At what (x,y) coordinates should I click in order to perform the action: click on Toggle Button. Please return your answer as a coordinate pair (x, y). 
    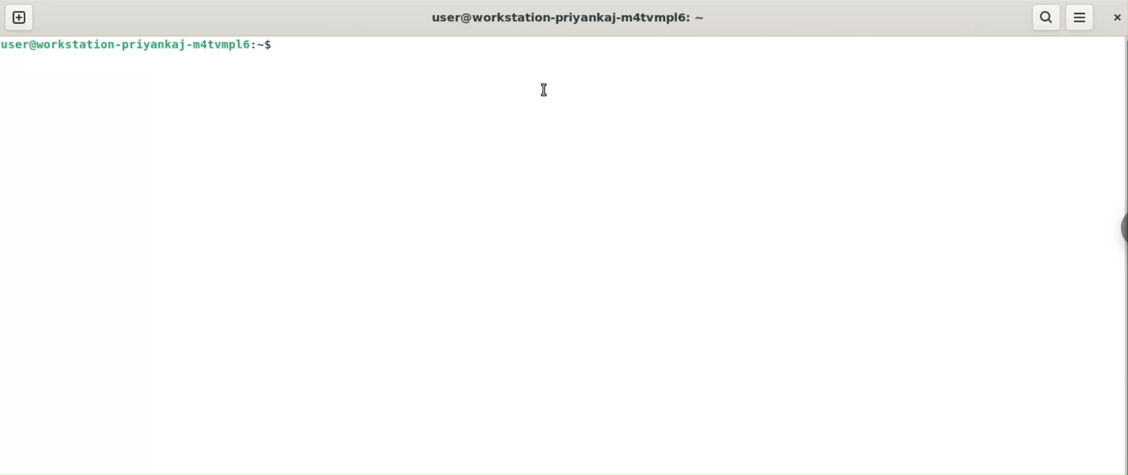
    Looking at the image, I should click on (1116, 232).